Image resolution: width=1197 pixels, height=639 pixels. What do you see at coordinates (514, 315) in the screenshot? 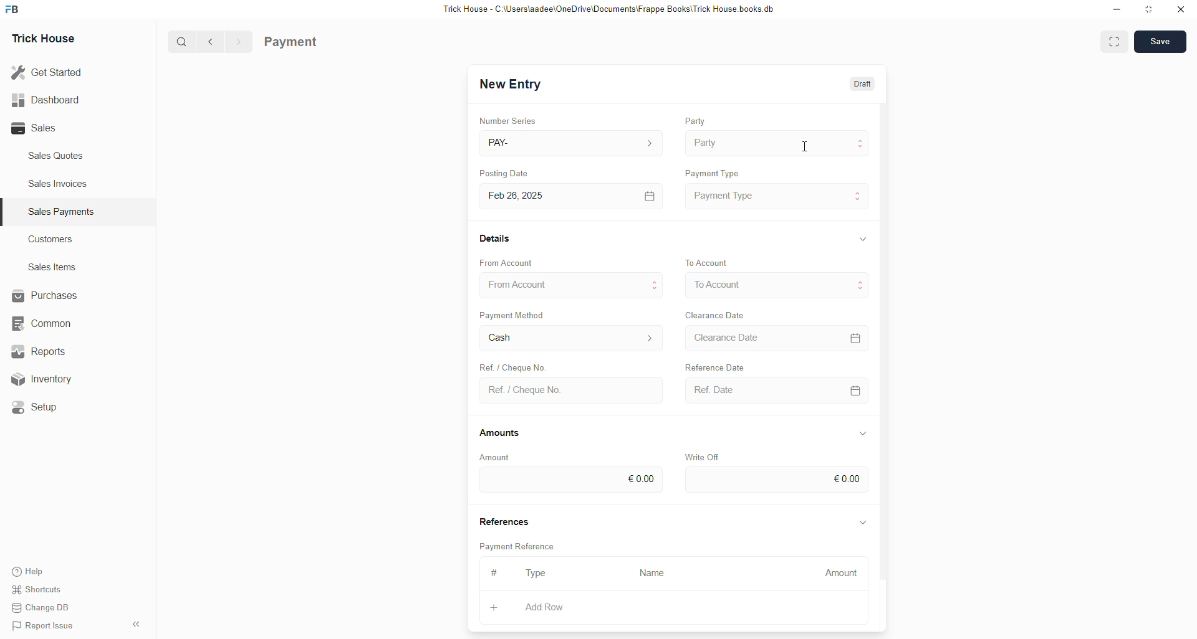
I see `Payment Method` at bounding box center [514, 315].